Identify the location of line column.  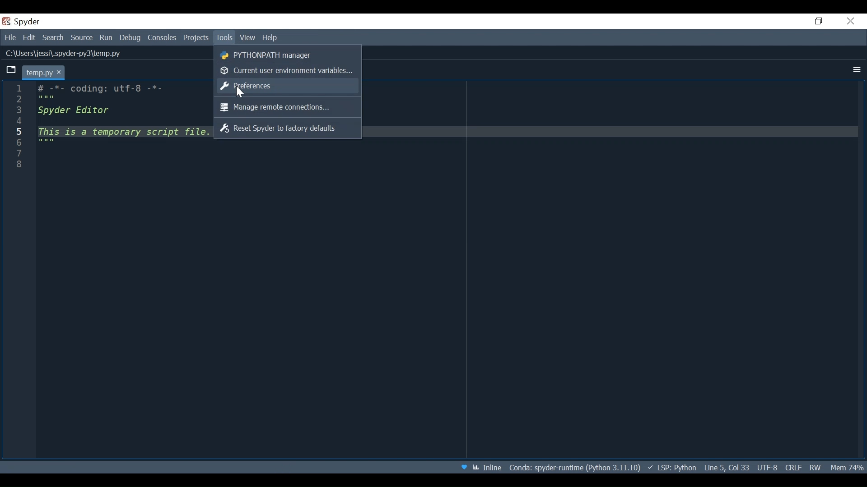
(22, 270).